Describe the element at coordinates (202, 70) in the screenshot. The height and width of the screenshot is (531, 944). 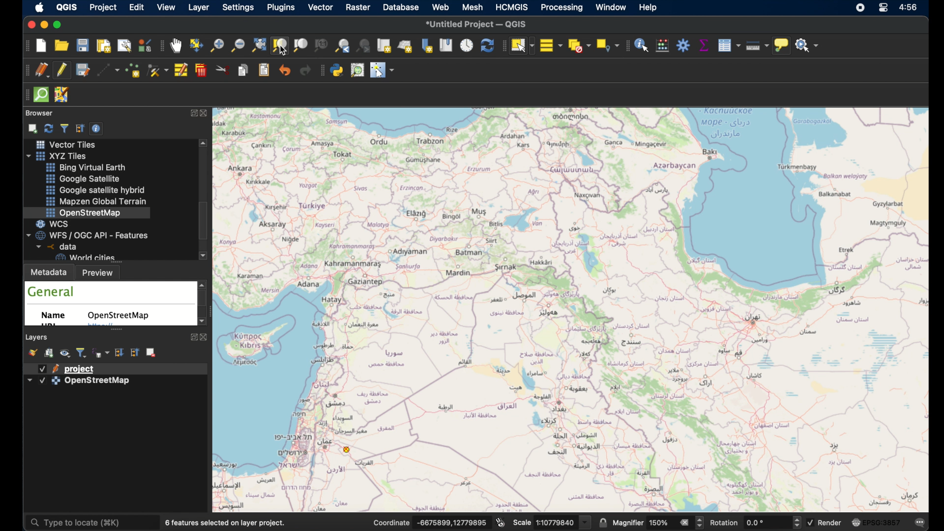
I see `delete selected` at that location.